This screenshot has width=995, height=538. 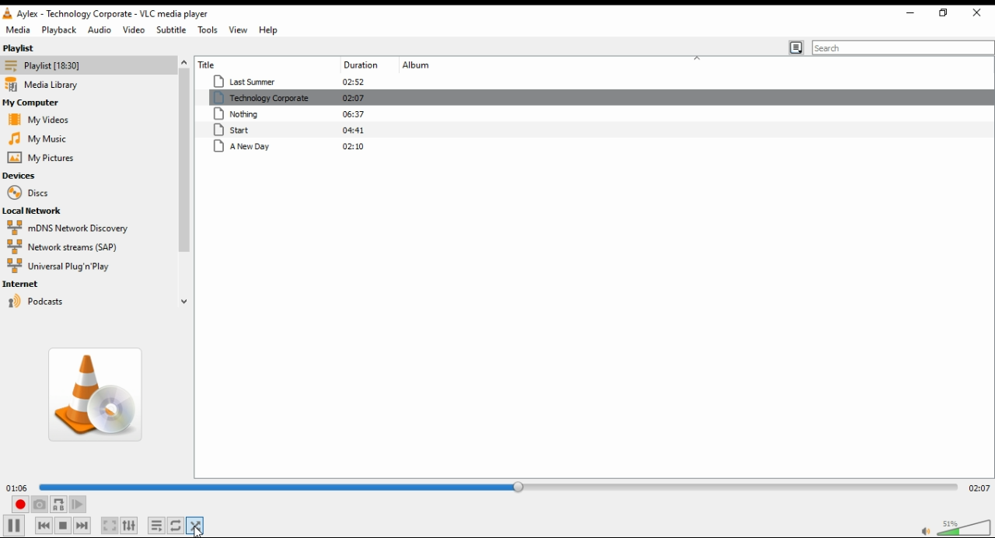 What do you see at coordinates (30, 194) in the screenshot?
I see `discs` at bounding box center [30, 194].